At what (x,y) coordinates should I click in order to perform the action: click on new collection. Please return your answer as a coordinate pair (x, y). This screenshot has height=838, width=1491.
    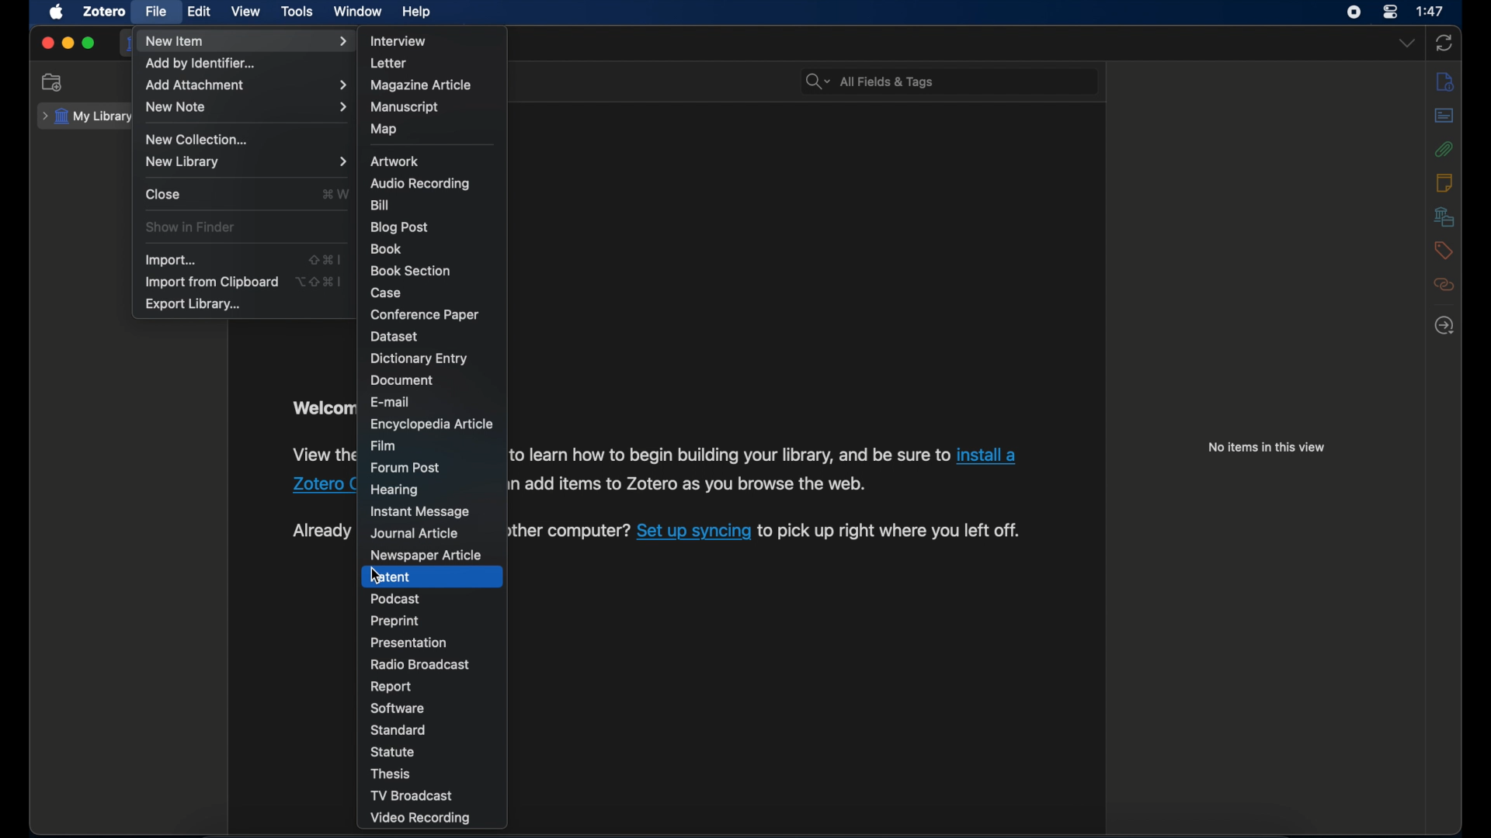
    Looking at the image, I should click on (53, 81).